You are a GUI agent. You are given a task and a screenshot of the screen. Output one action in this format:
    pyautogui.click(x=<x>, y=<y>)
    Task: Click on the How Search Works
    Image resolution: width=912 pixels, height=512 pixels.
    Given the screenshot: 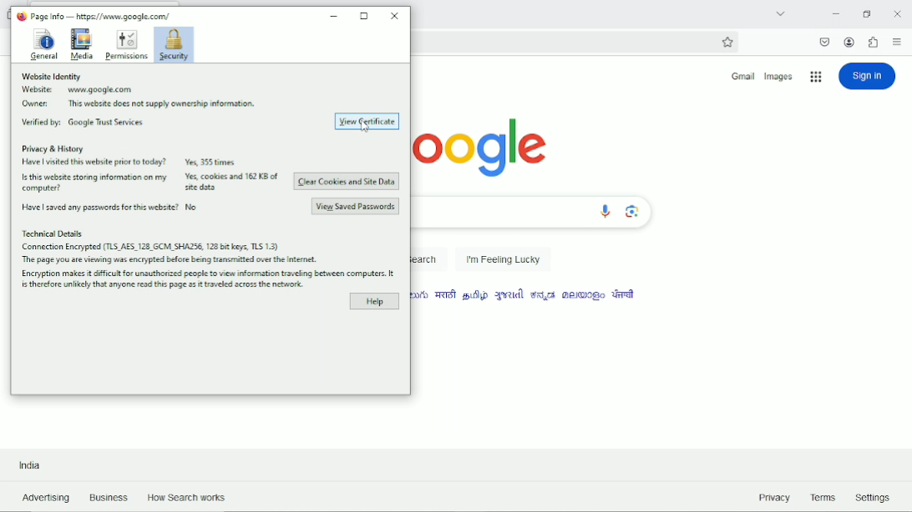 What is the action you would take?
    pyautogui.click(x=193, y=497)
    